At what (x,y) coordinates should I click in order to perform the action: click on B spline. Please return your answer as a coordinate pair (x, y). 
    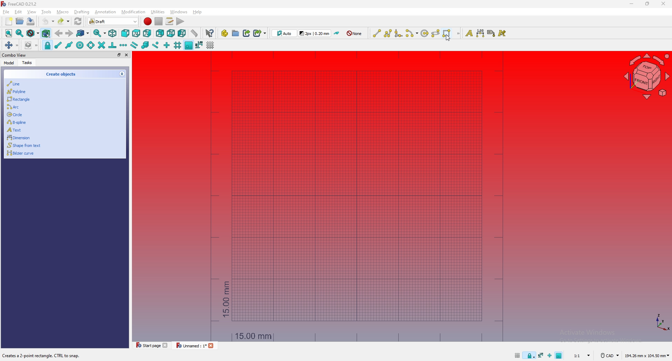
    Looking at the image, I should click on (62, 122).